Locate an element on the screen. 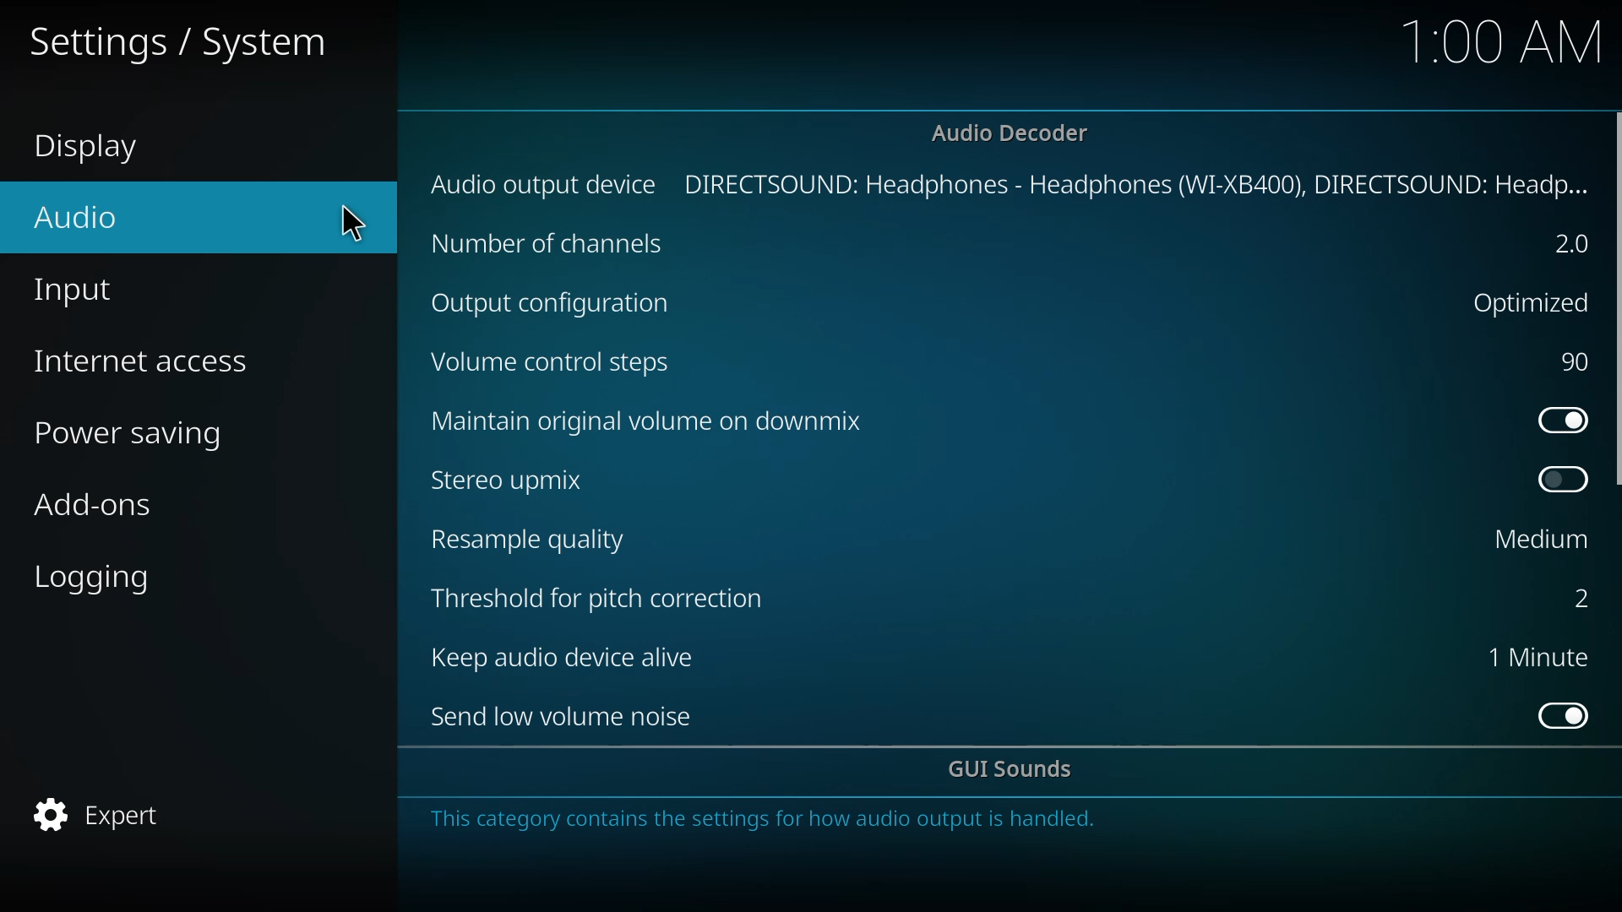  enabled is located at coordinates (1558, 714).